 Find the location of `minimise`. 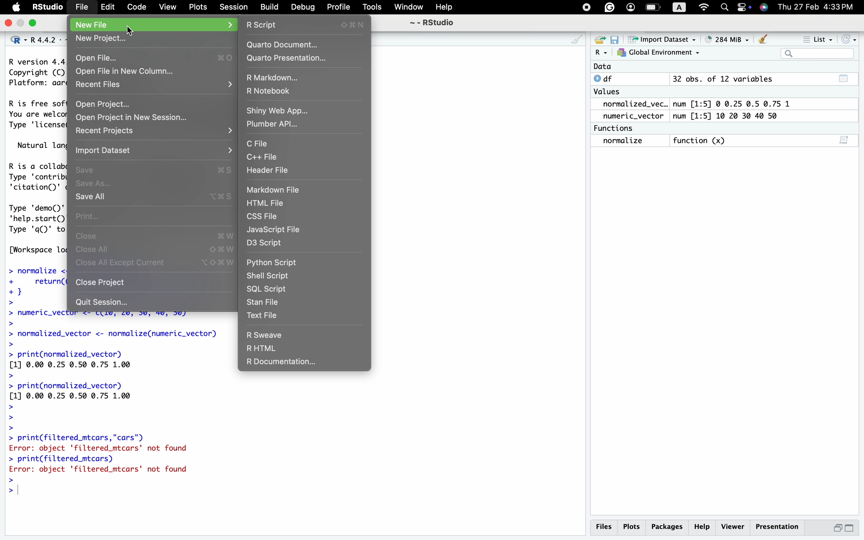

minimise is located at coordinates (20, 22).